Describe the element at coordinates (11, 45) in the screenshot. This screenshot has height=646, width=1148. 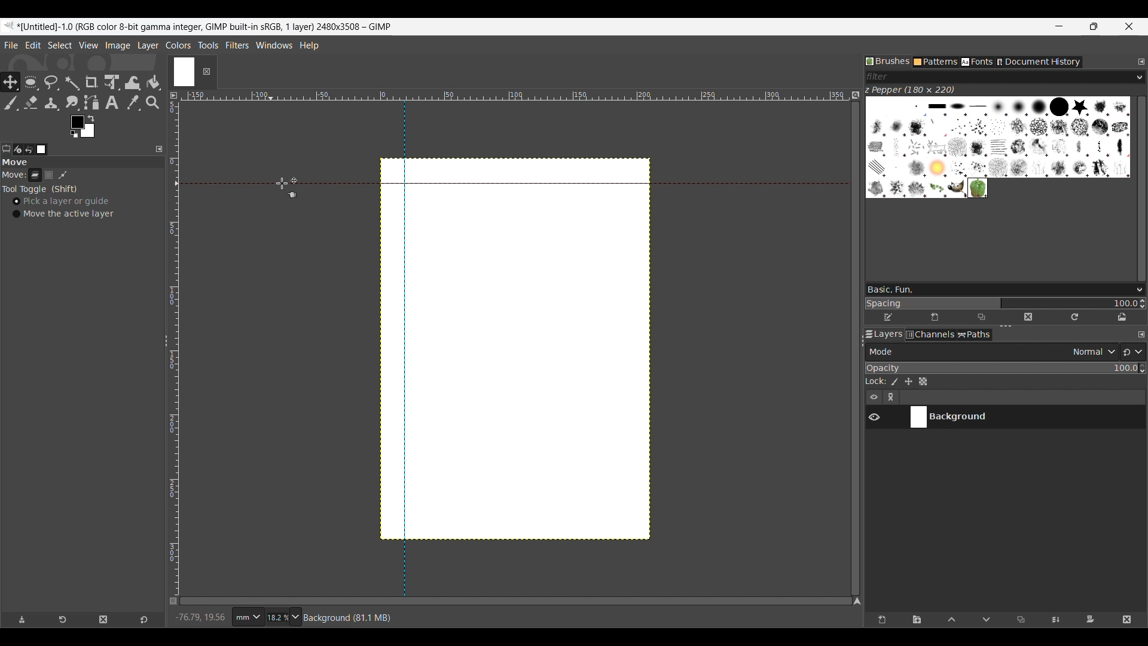
I see `File menu` at that location.